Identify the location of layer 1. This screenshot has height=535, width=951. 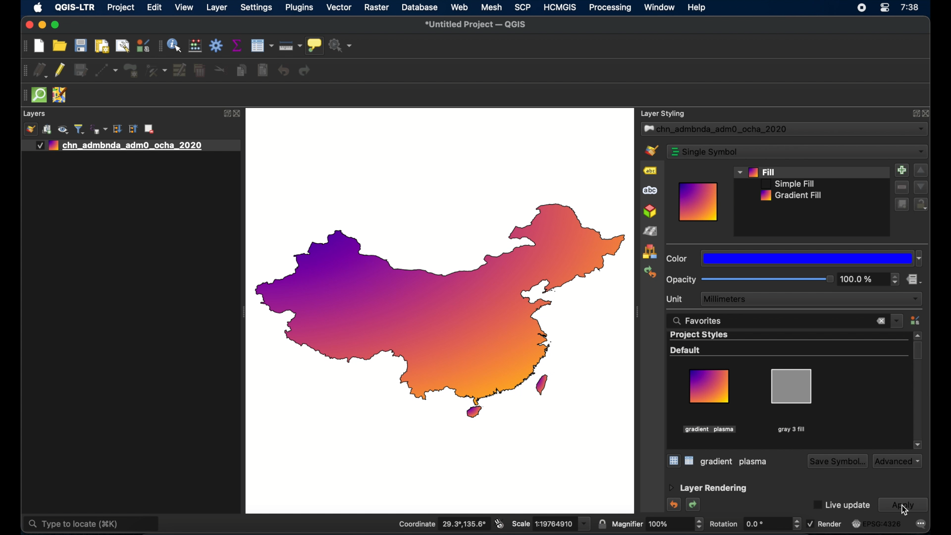
(131, 146).